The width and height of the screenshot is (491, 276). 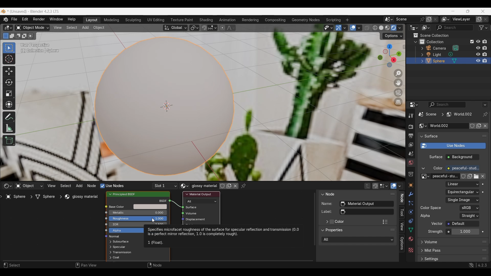 What do you see at coordinates (476, 176) in the screenshot?
I see `Open image` at bounding box center [476, 176].